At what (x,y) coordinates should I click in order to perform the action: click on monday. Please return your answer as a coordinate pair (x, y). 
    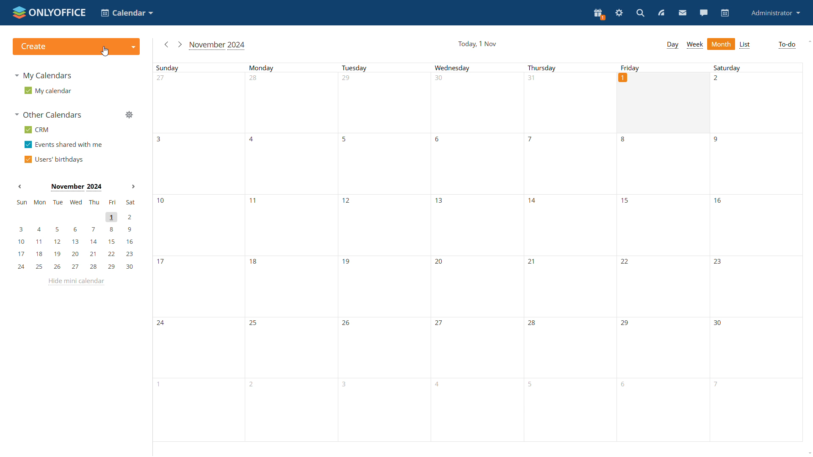
    Looking at the image, I should click on (291, 253).